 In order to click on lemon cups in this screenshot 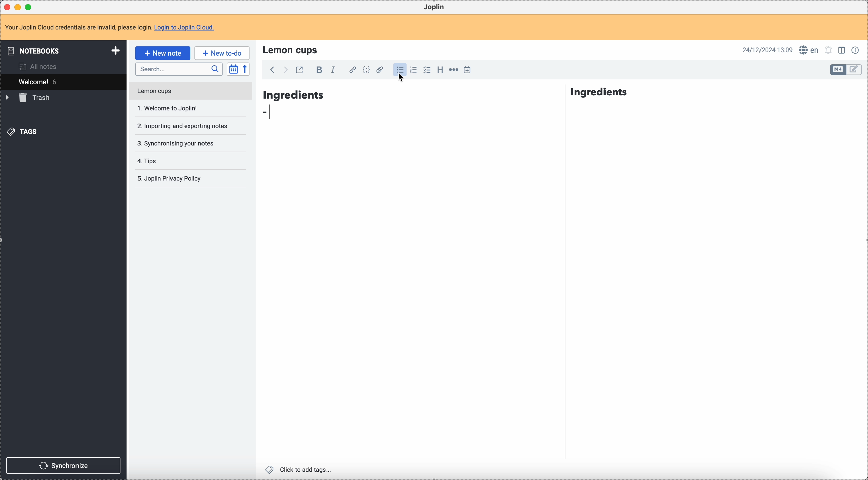, I will do `click(190, 92)`.